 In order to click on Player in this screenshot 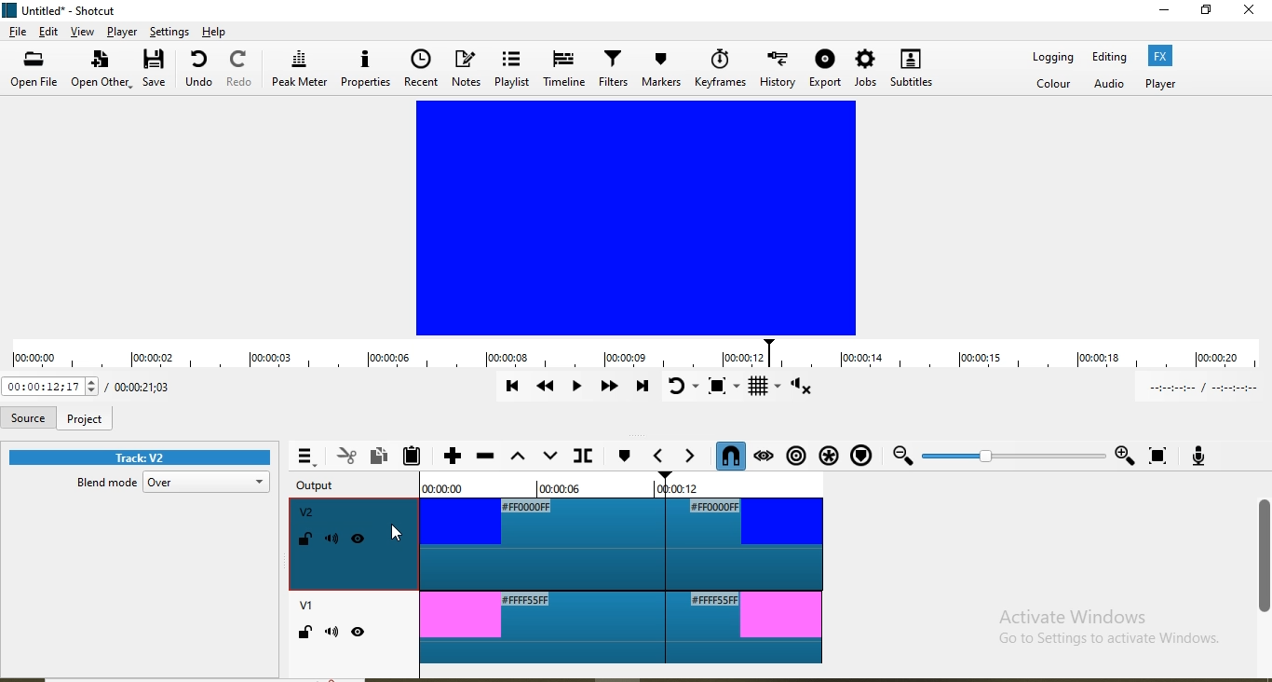, I will do `click(1157, 84)`.